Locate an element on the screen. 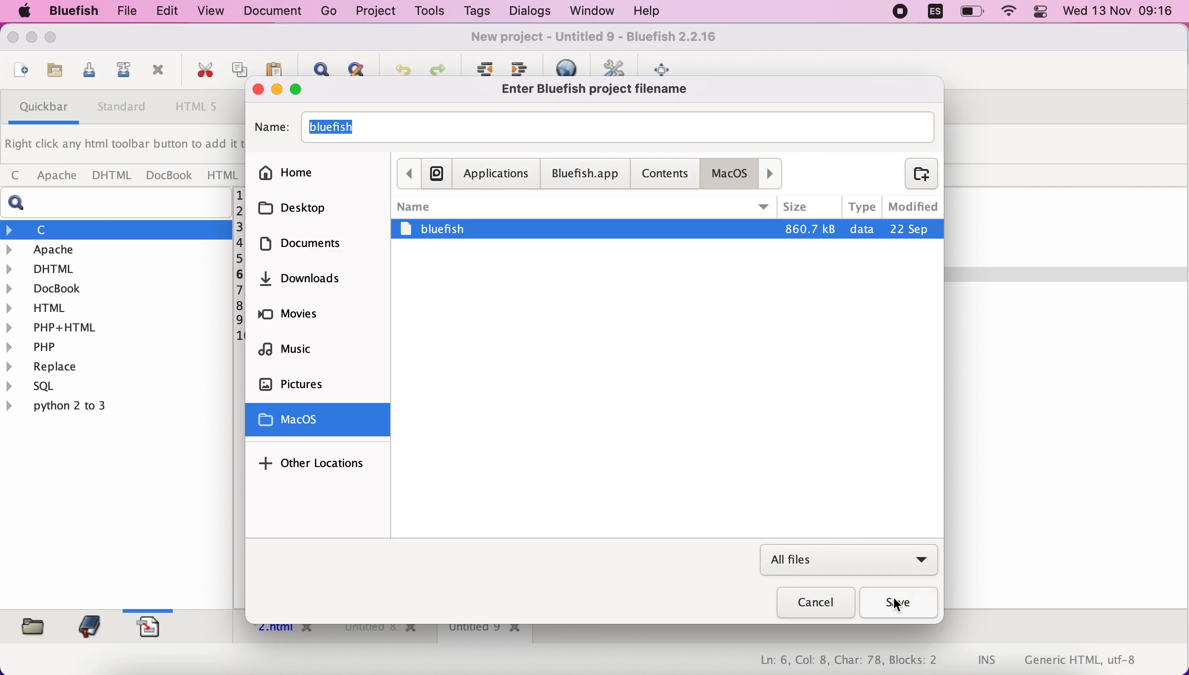 This screenshot has width=1189, height=675. bluefish is located at coordinates (69, 11).